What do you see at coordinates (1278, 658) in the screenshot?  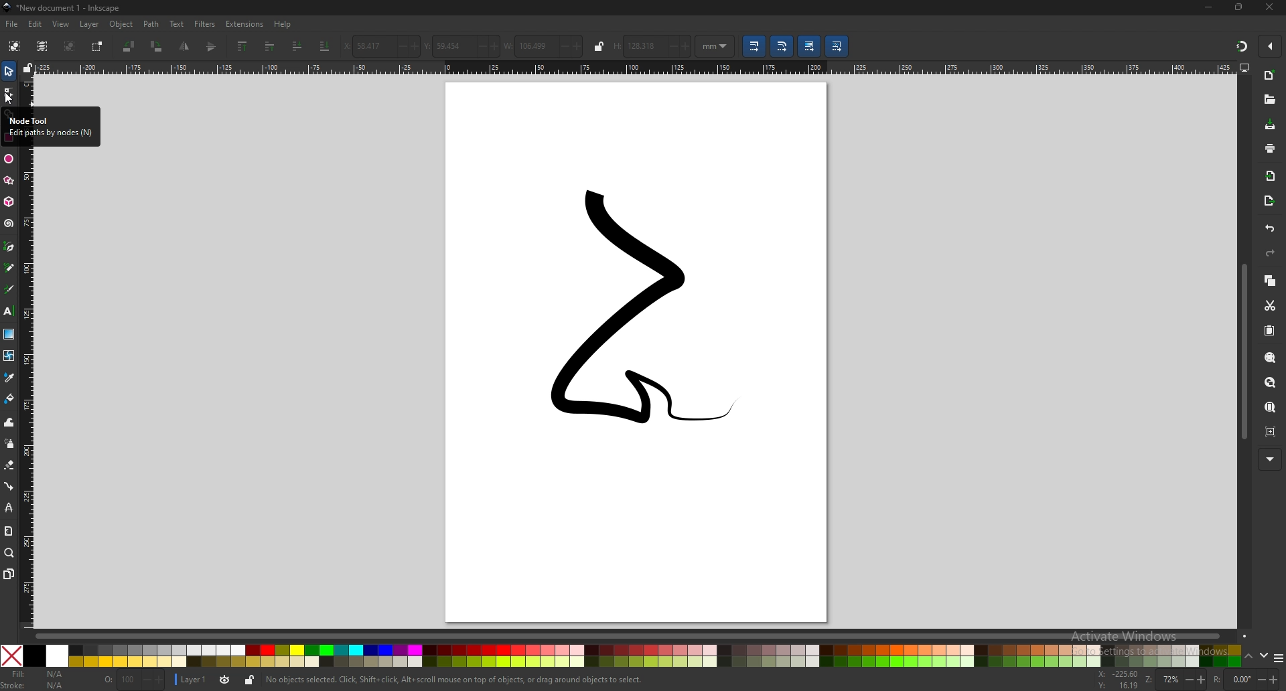 I see `options` at bounding box center [1278, 658].